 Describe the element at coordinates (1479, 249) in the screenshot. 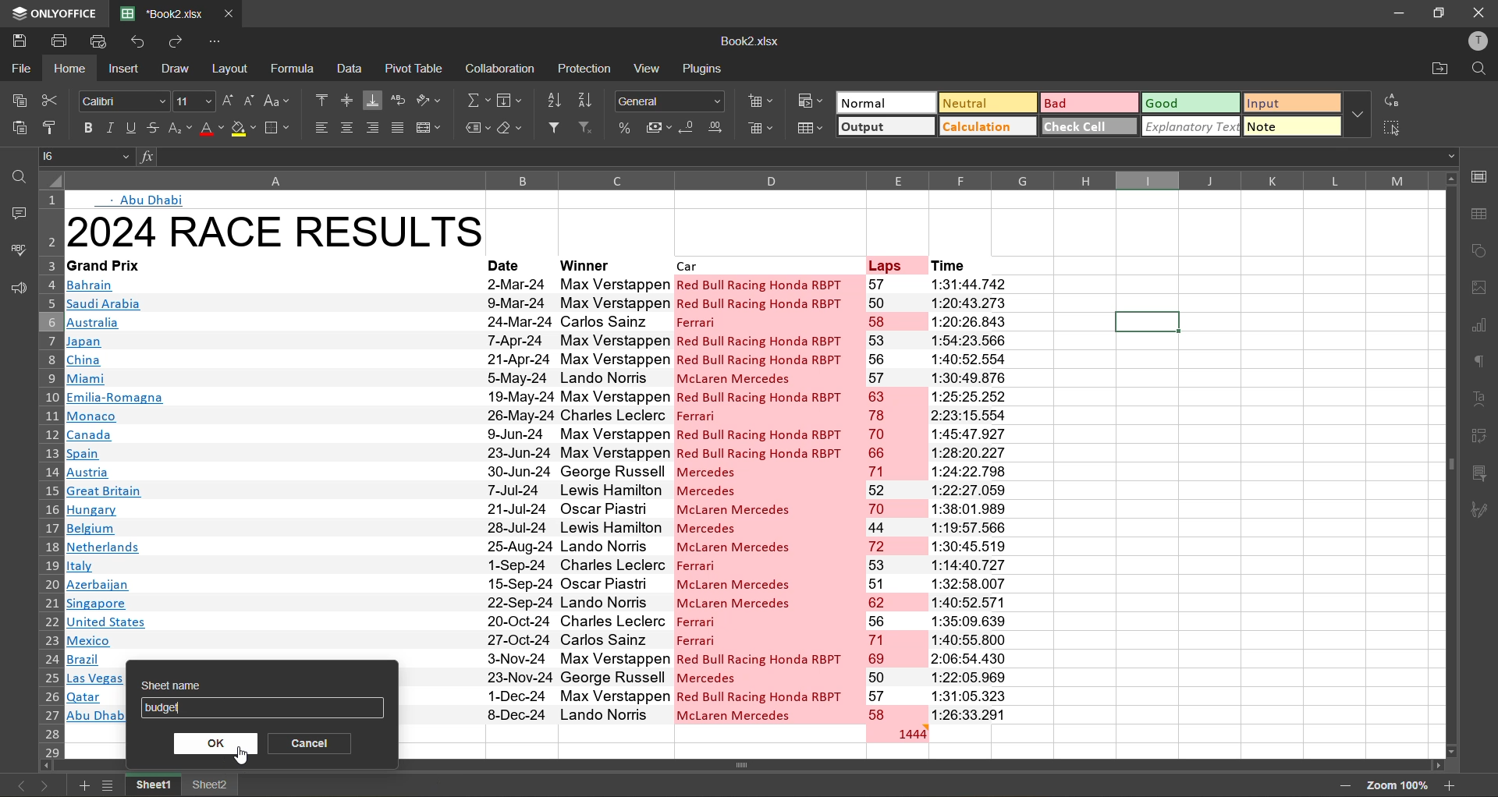

I see `shapes` at that location.